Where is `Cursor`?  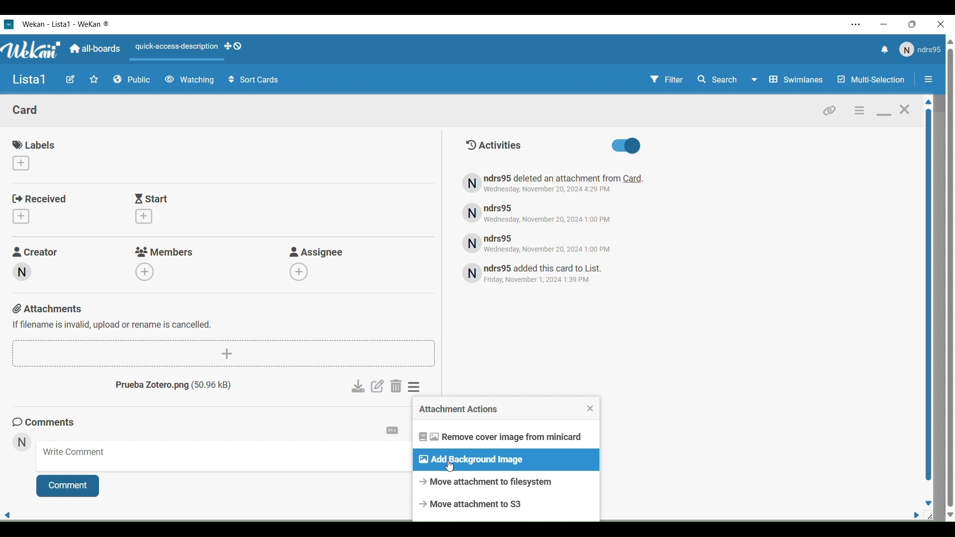
Cursor is located at coordinates (450, 466).